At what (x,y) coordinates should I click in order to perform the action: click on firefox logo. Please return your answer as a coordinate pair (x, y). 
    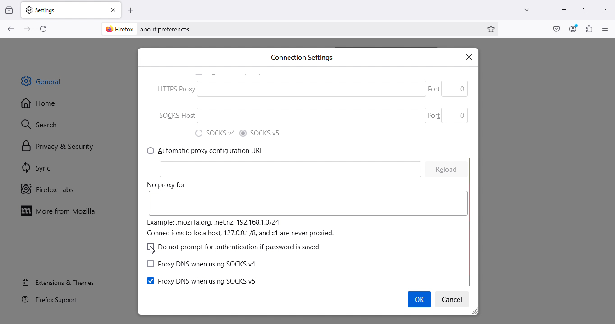
    Looking at the image, I should click on (117, 29).